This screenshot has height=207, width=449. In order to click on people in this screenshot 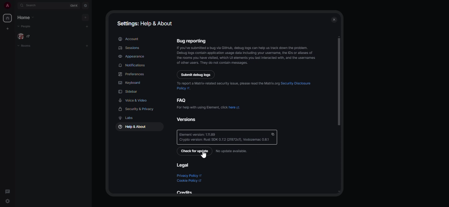, I will do `click(24, 26)`.